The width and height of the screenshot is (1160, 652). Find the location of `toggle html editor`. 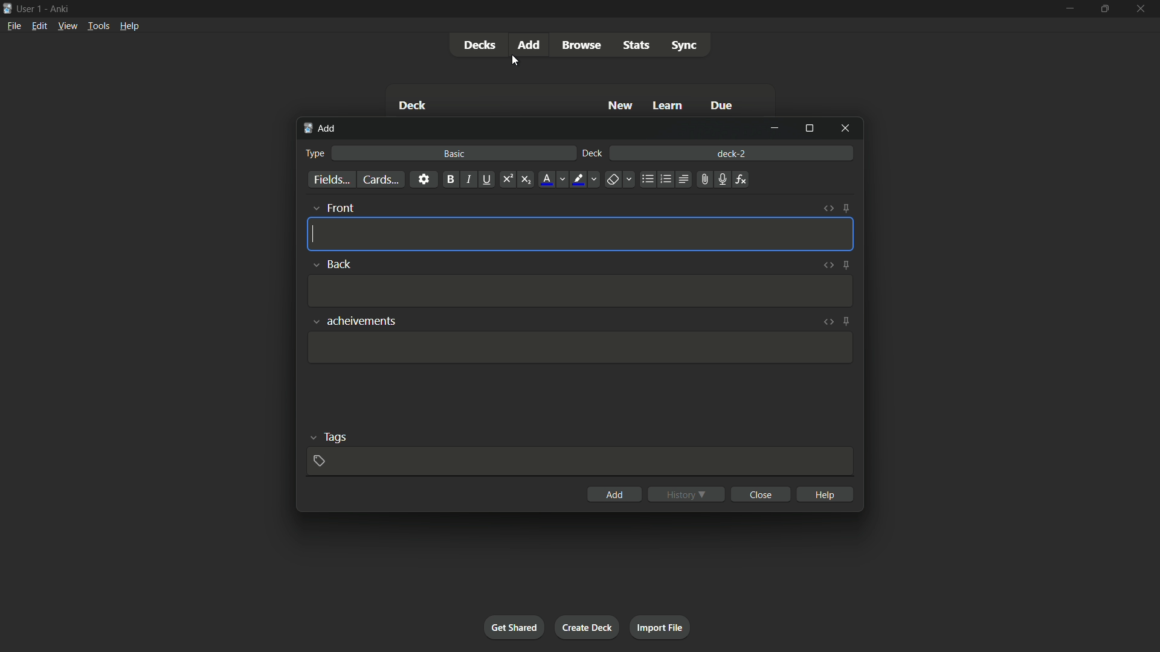

toggle html editor is located at coordinates (827, 209).